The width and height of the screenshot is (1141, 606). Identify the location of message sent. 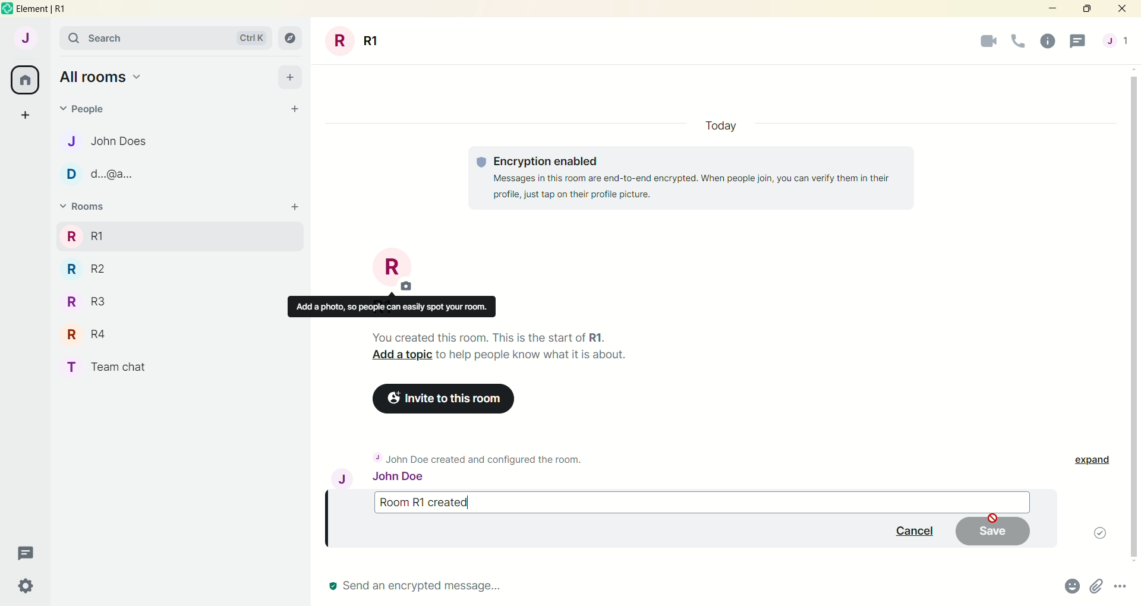
(1093, 534).